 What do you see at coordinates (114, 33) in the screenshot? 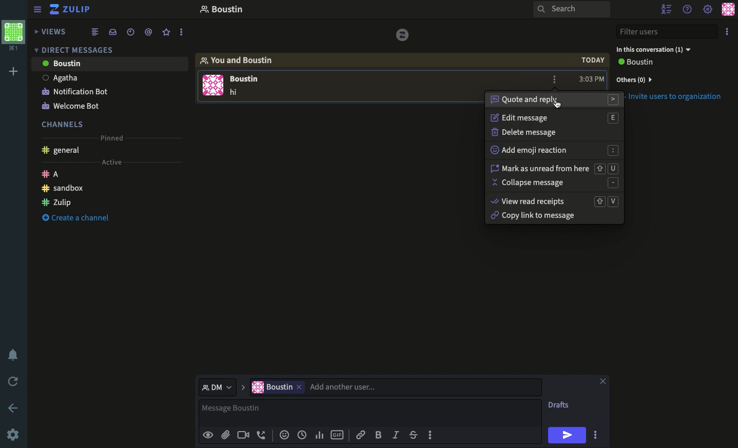
I see `Inbox` at bounding box center [114, 33].